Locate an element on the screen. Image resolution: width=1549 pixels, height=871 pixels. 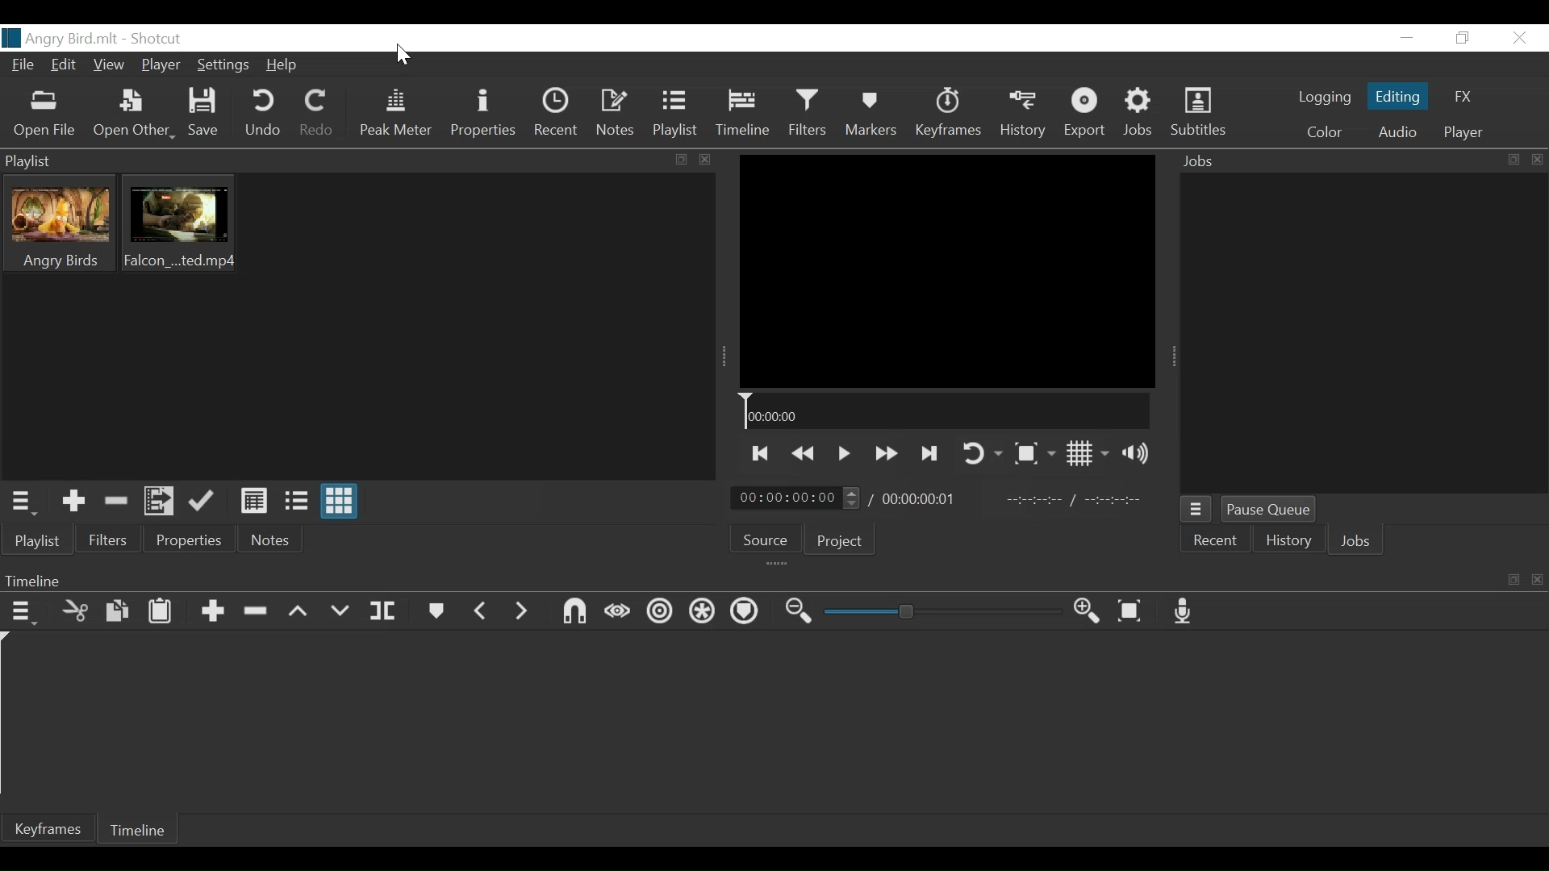
Playlist is located at coordinates (674, 115).